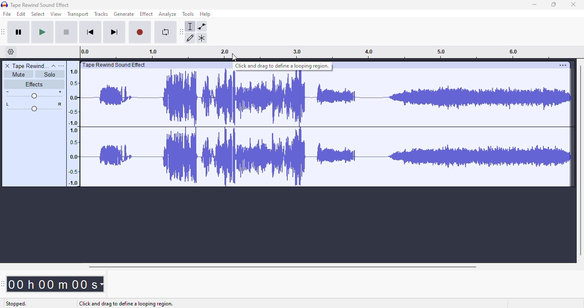 The width and height of the screenshot is (584, 308). What do you see at coordinates (91, 32) in the screenshot?
I see `skip to start` at bounding box center [91, 32].